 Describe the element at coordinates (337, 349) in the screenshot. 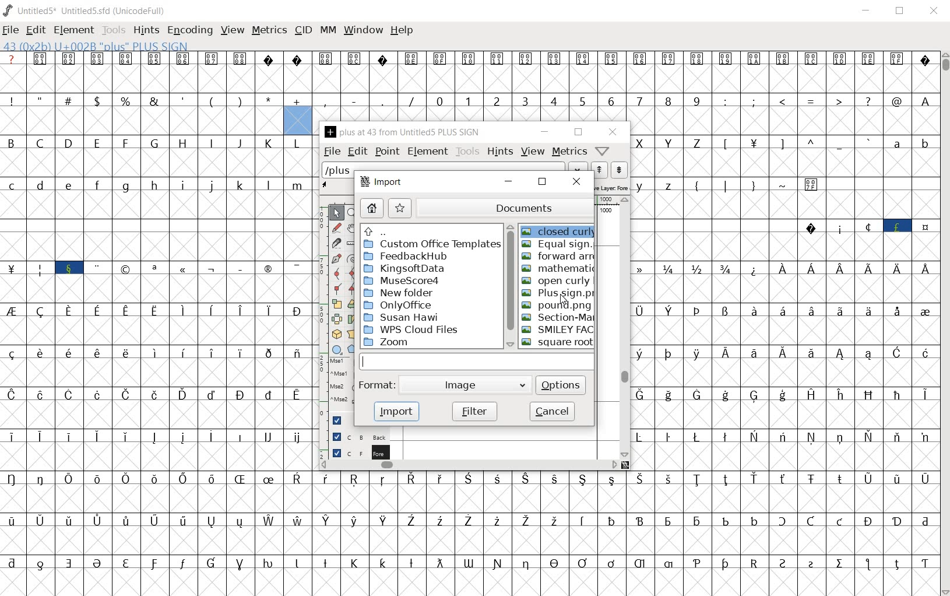

I see `rectangle or ellipse` at that location.